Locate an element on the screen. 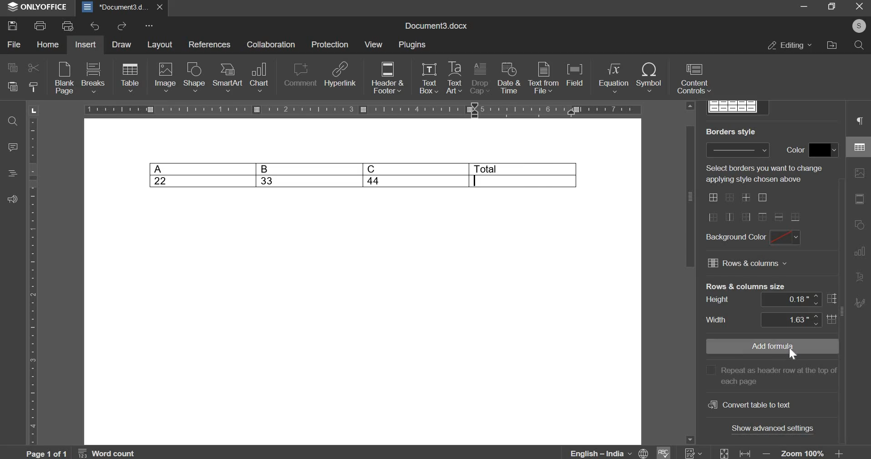 The height and width of the screenshot is (459, 871). image settings is located at coordinates (860, 173).